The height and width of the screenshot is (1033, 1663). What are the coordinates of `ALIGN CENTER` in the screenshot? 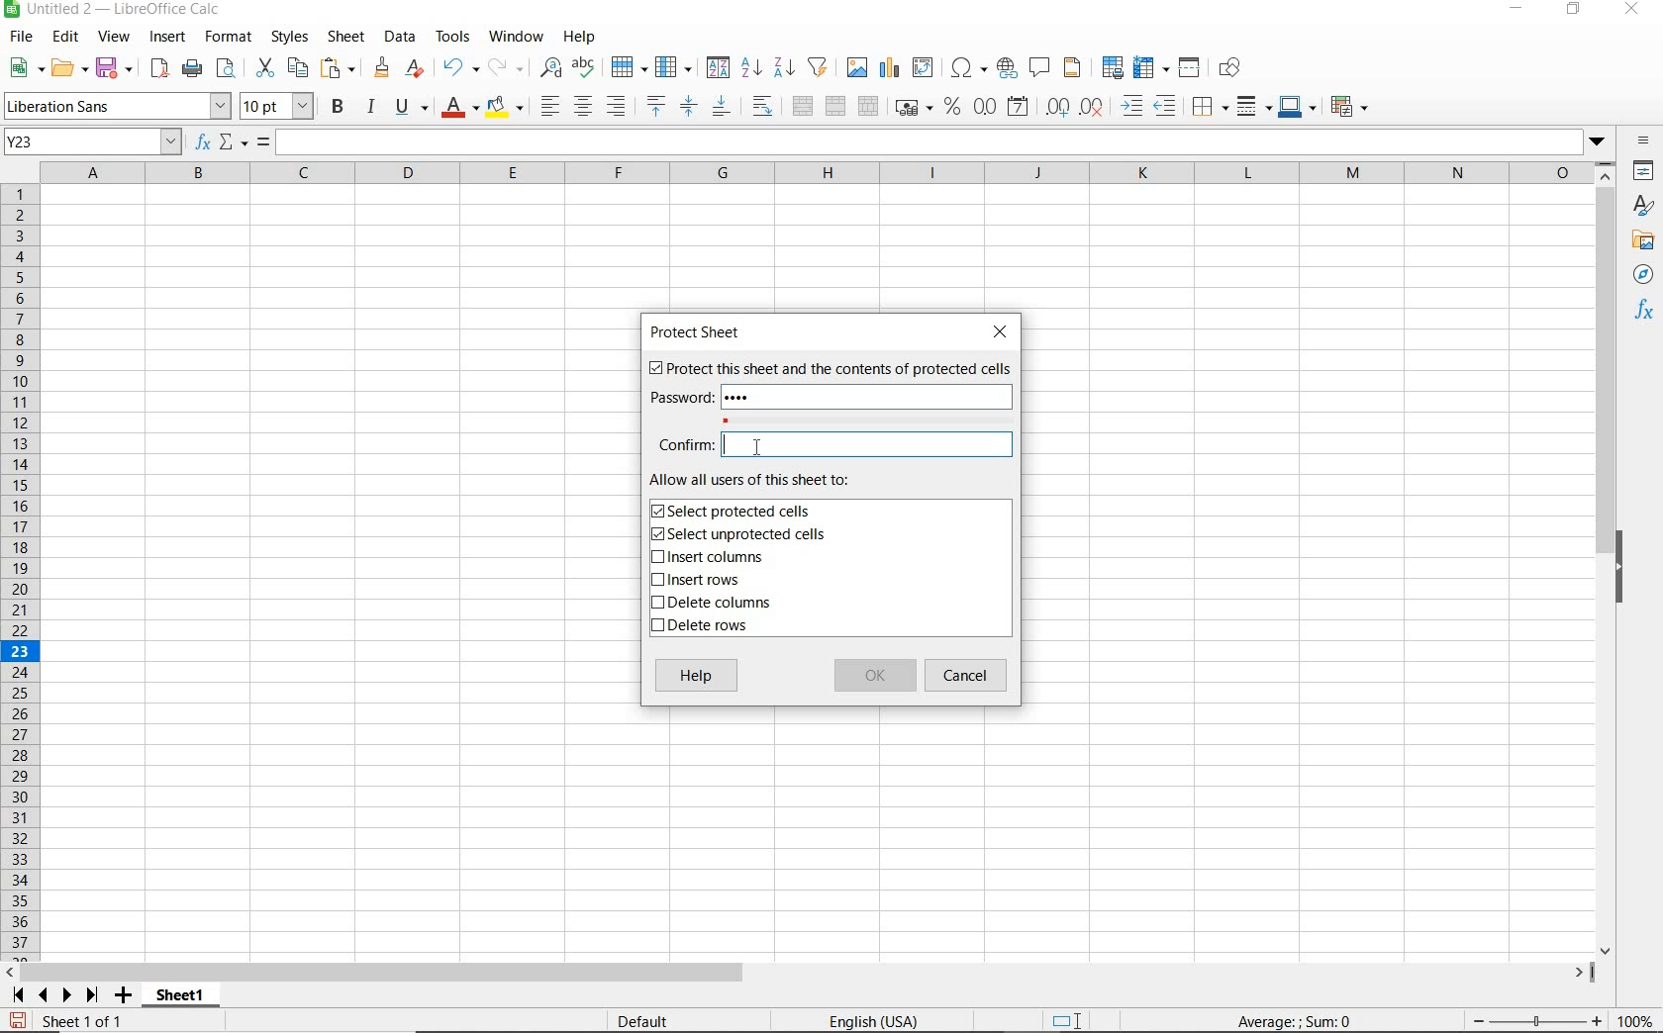 It's located at (583, 108).